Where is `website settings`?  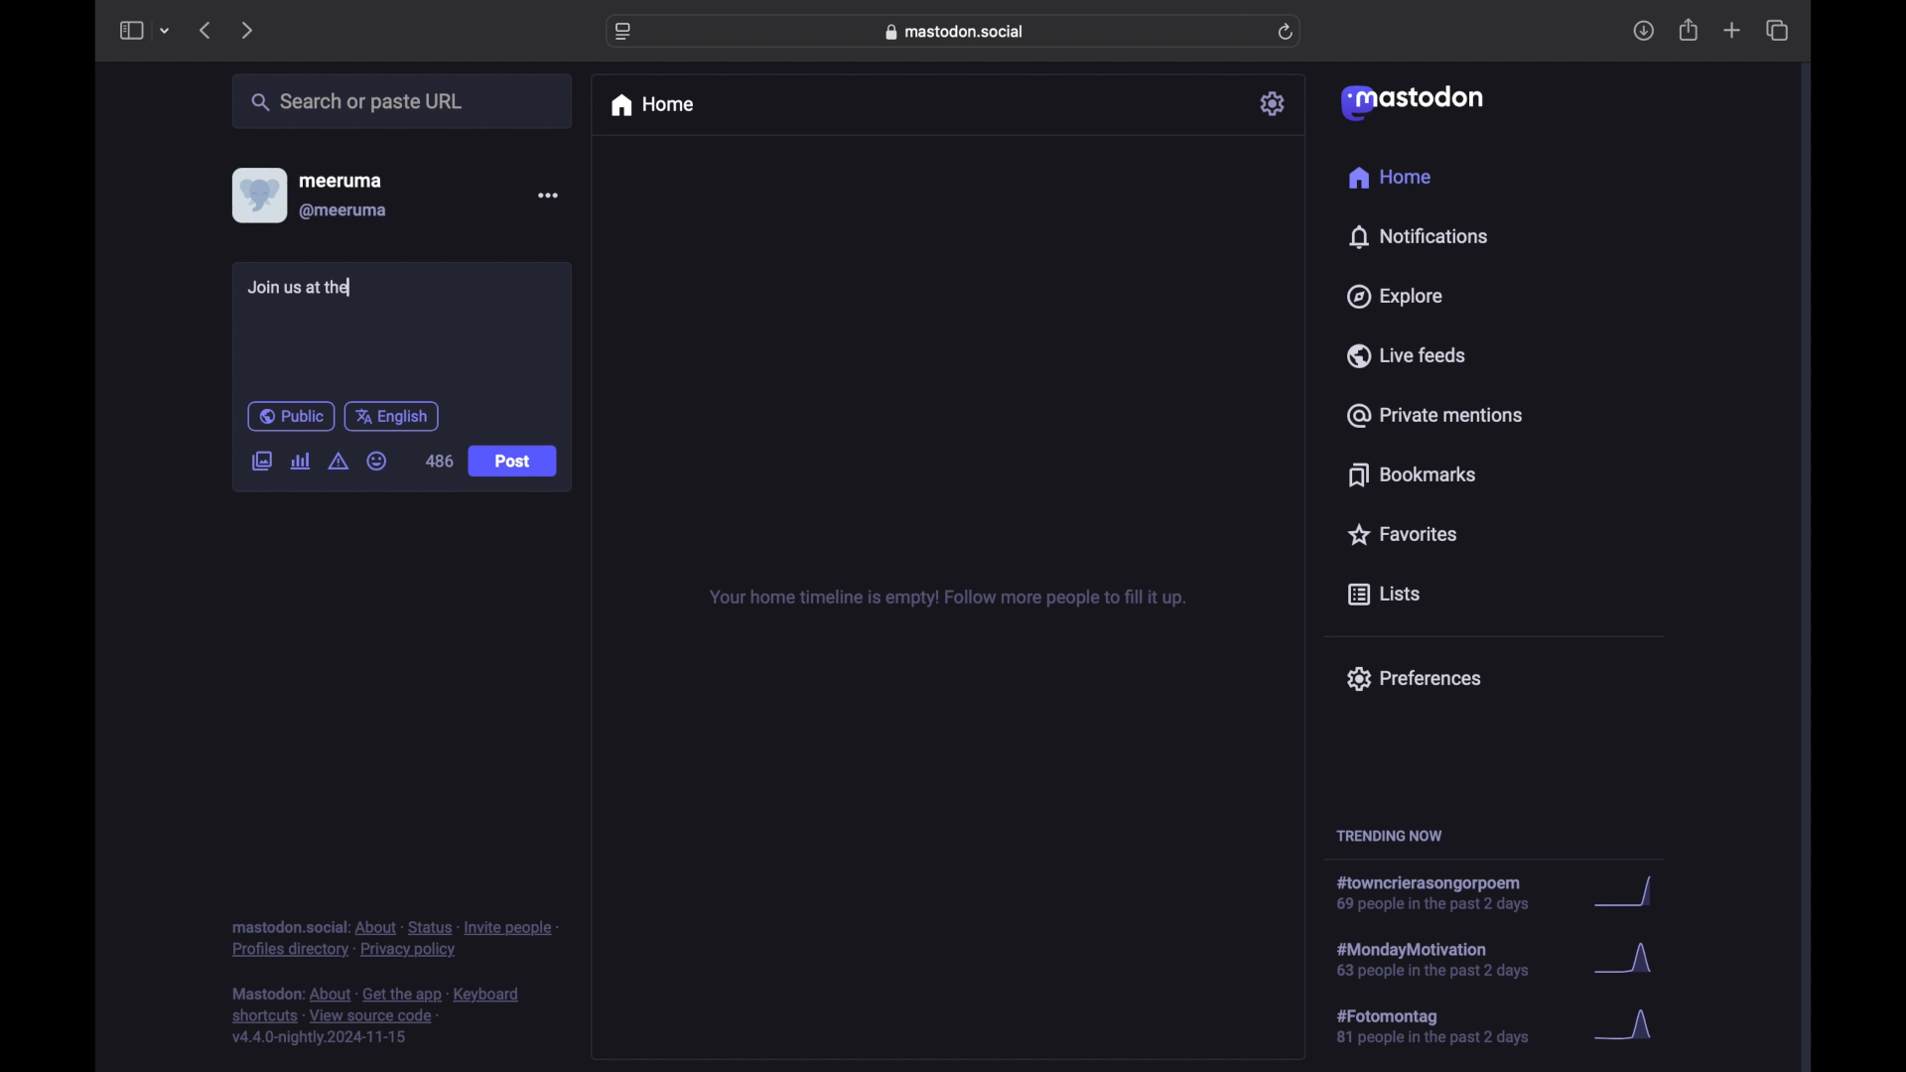
website settings is located at coordinates (625, 32).